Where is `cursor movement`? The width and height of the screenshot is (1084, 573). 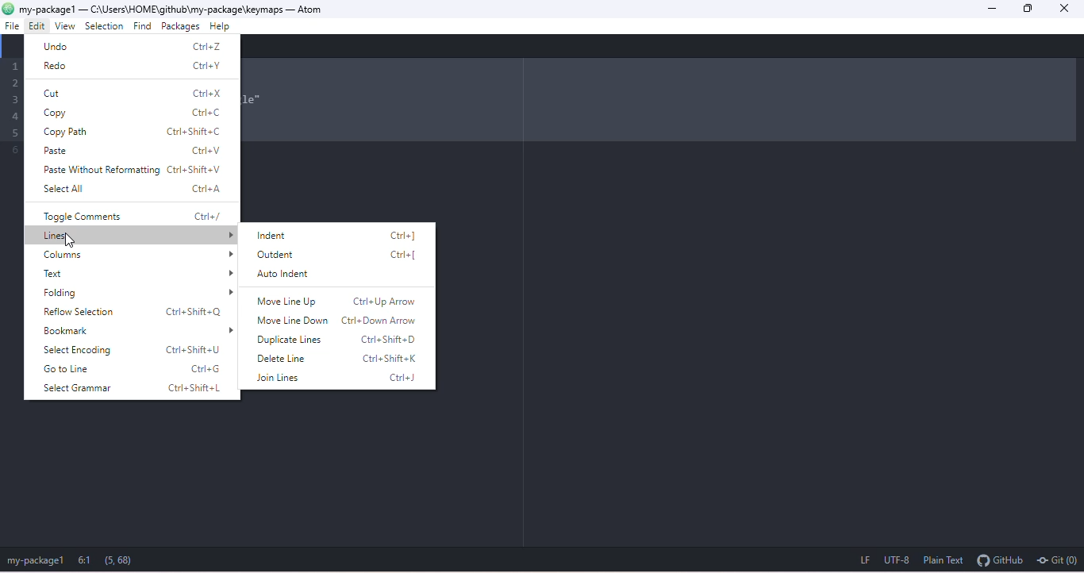
cursor movement is located at coordinates (86, 242).